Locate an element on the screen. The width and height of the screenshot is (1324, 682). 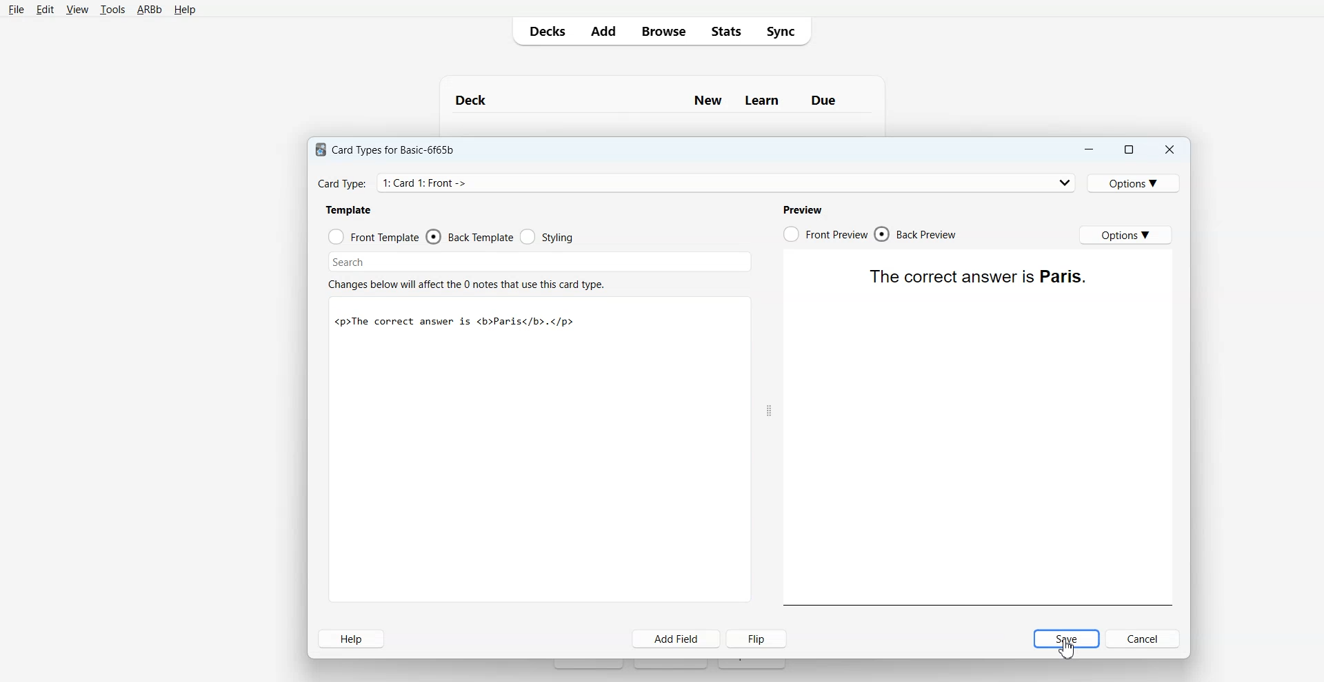
Text is located at coordinates (455, 322).